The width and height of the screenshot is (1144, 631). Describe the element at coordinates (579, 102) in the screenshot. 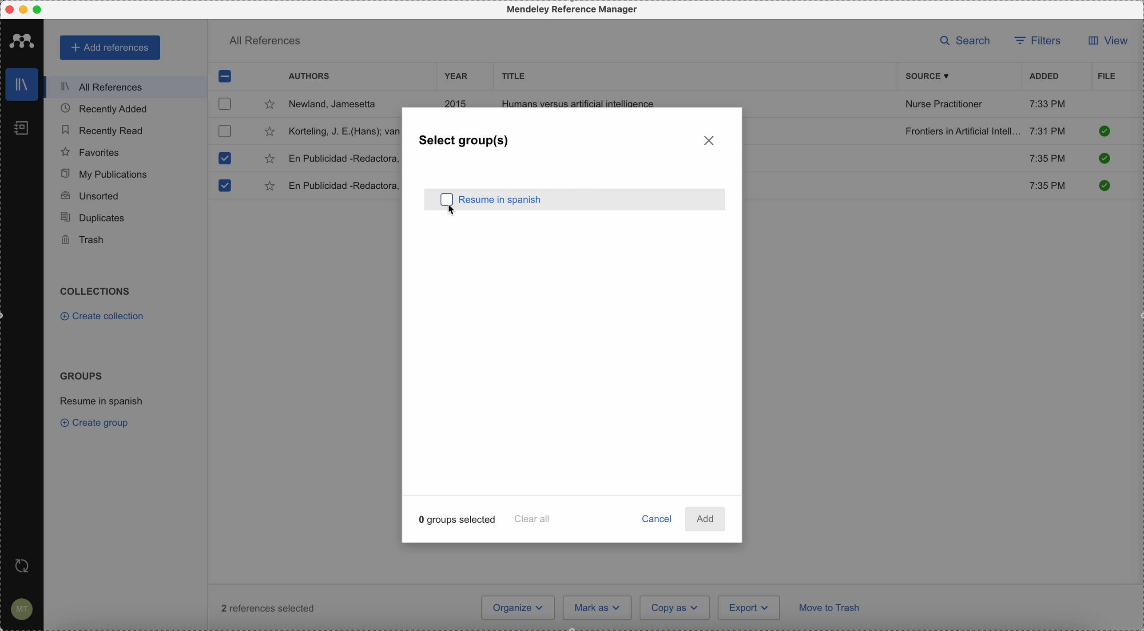

I see `Humans versus artificial intelligence` at that location.